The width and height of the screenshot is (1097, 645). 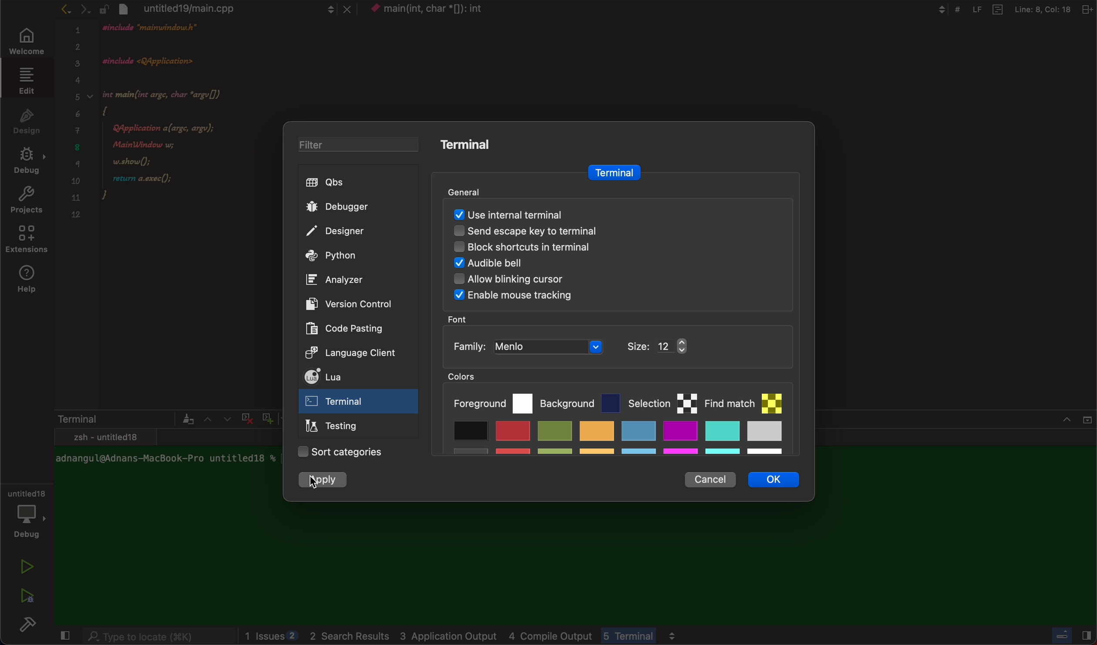 I want to click on audible bell, so click(x=589, y=265).